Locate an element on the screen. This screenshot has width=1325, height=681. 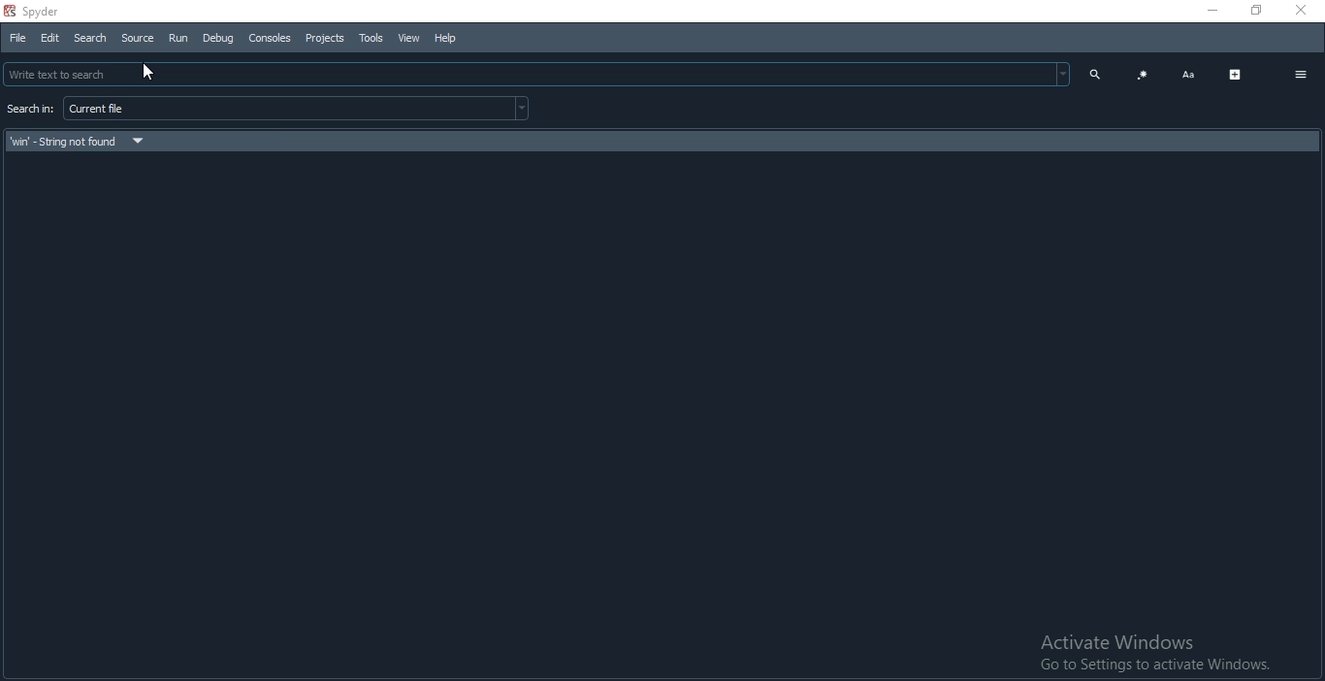
Help is located at coordinates (444, 39).